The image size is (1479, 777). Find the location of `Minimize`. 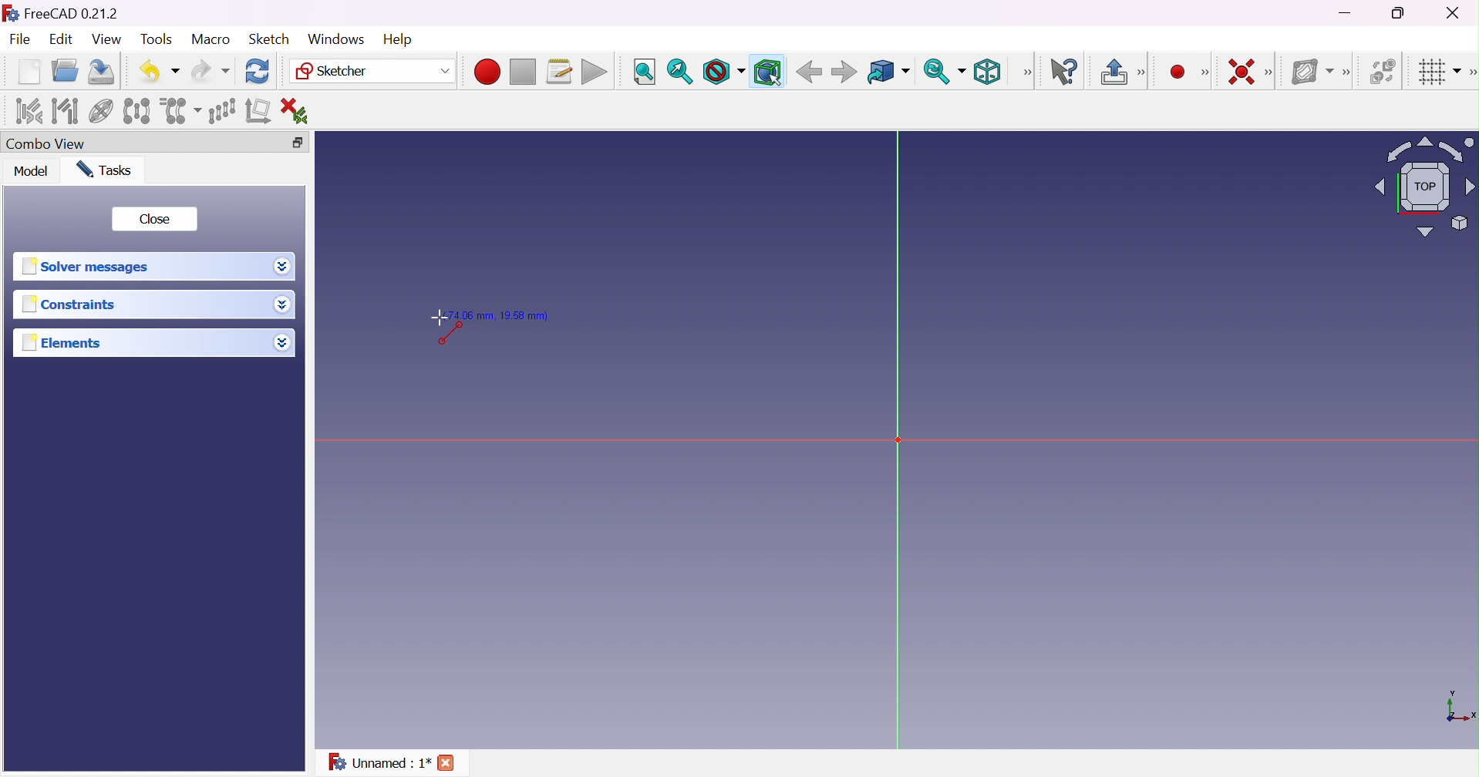

Minimize is located at coordinates (1346, 15).